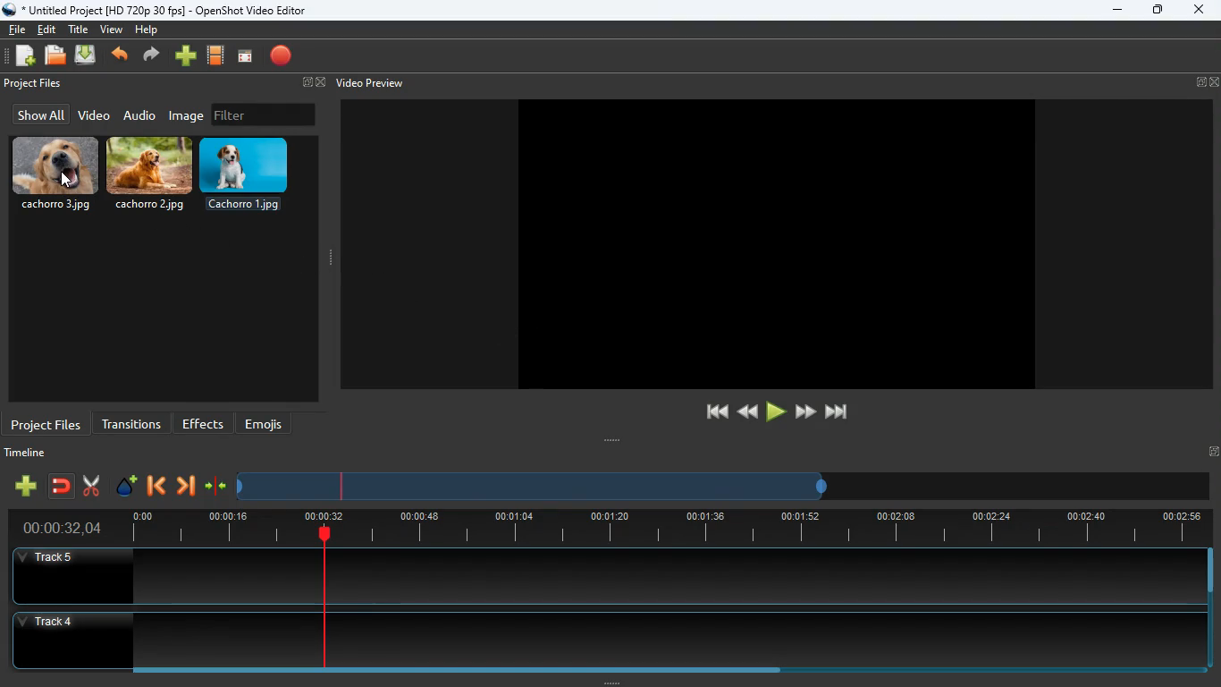 The image size is (1221, 687). Describe the element at coordinates (586, 576) in the screenshot. I see `track` at that location.